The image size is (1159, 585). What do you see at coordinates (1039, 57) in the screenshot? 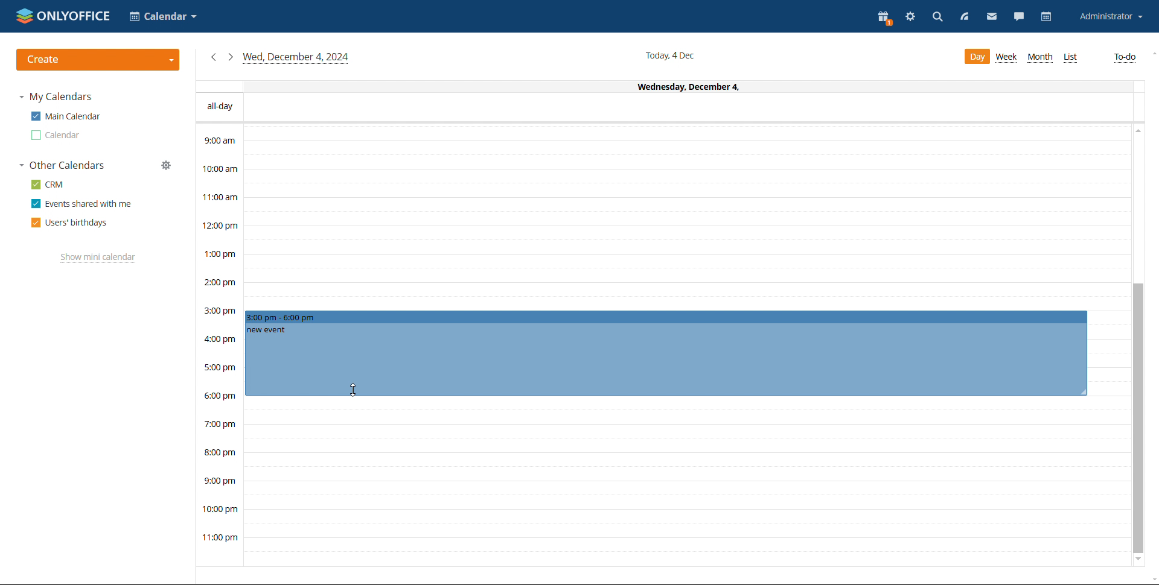
I see `month view` at bounding box center [1039, 57].